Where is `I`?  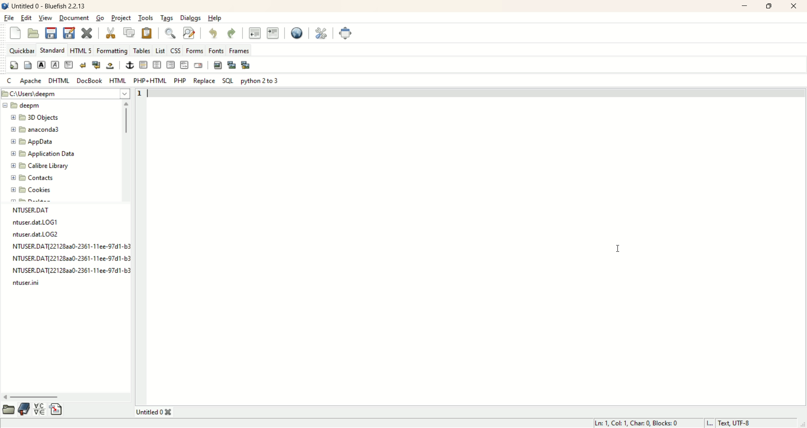 I is located at coordinates (710, 423).